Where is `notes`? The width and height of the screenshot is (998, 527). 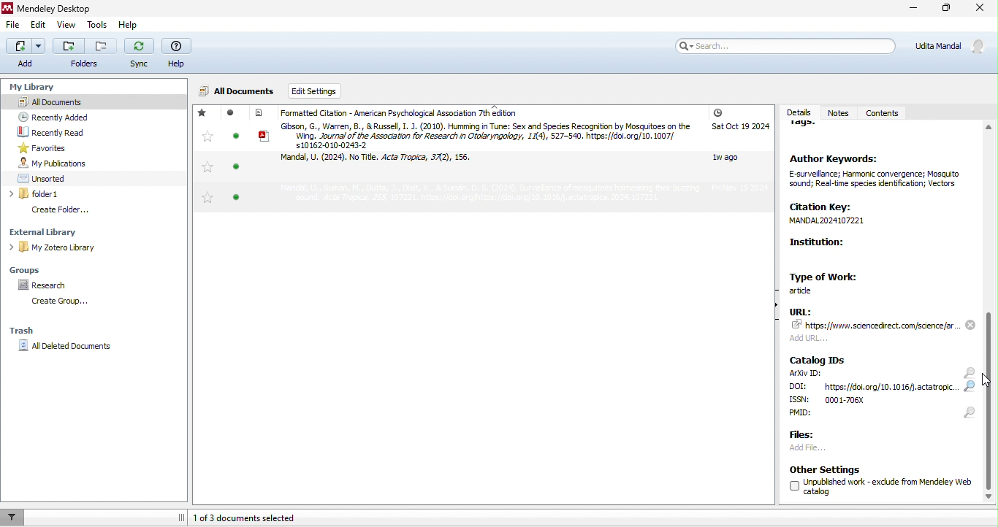 notes is located at coordinates (838, 107).